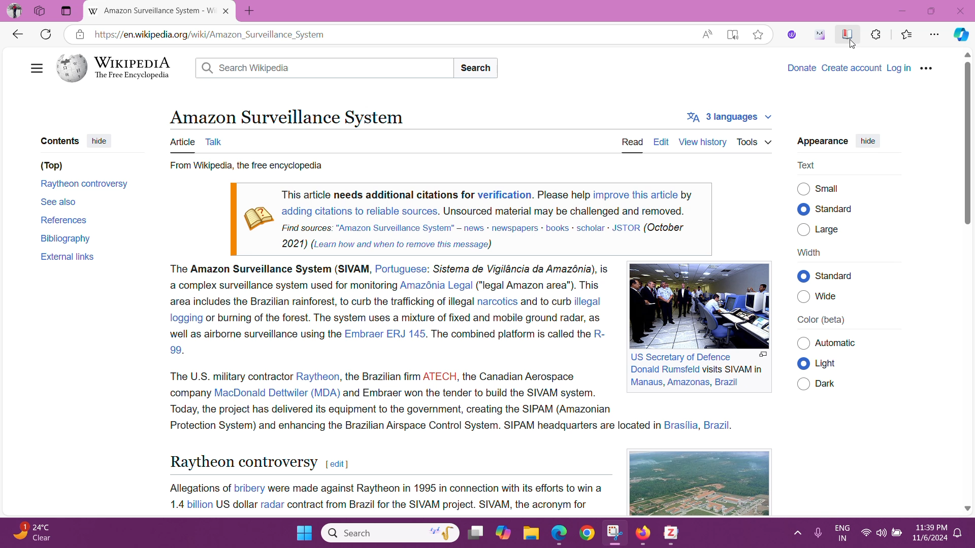 The width and height of the screenshot is (975, 548). Describe the element at coordinates (792, 35) in the screenshot. I see `Wordtune Extension` at that location.